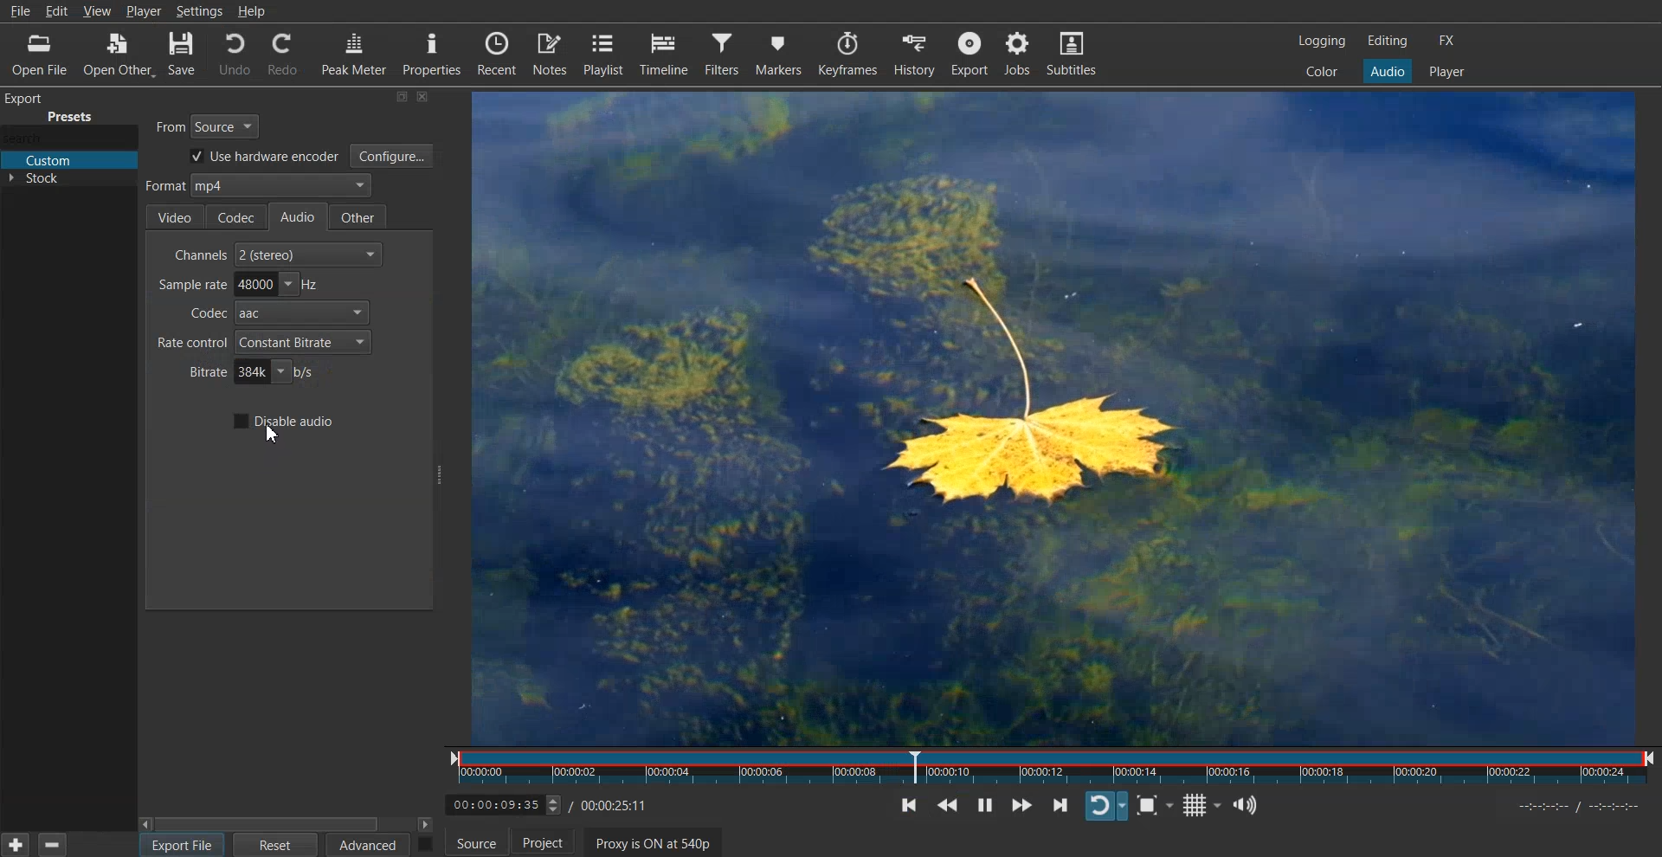 Image resolution: width=1662 pixels, height=857 pixels. I want to click on Editing, so click(1388, 40).